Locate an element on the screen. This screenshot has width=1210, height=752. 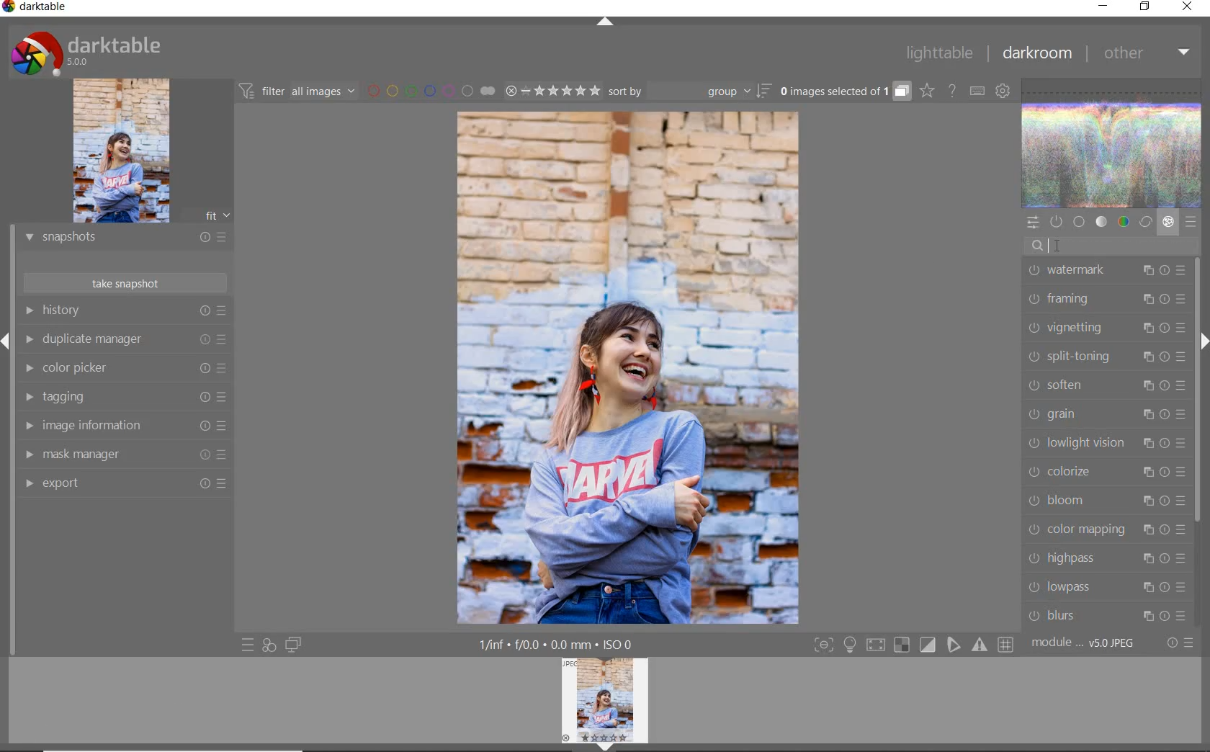
expand/collapse is located at coordinates (604, 22).